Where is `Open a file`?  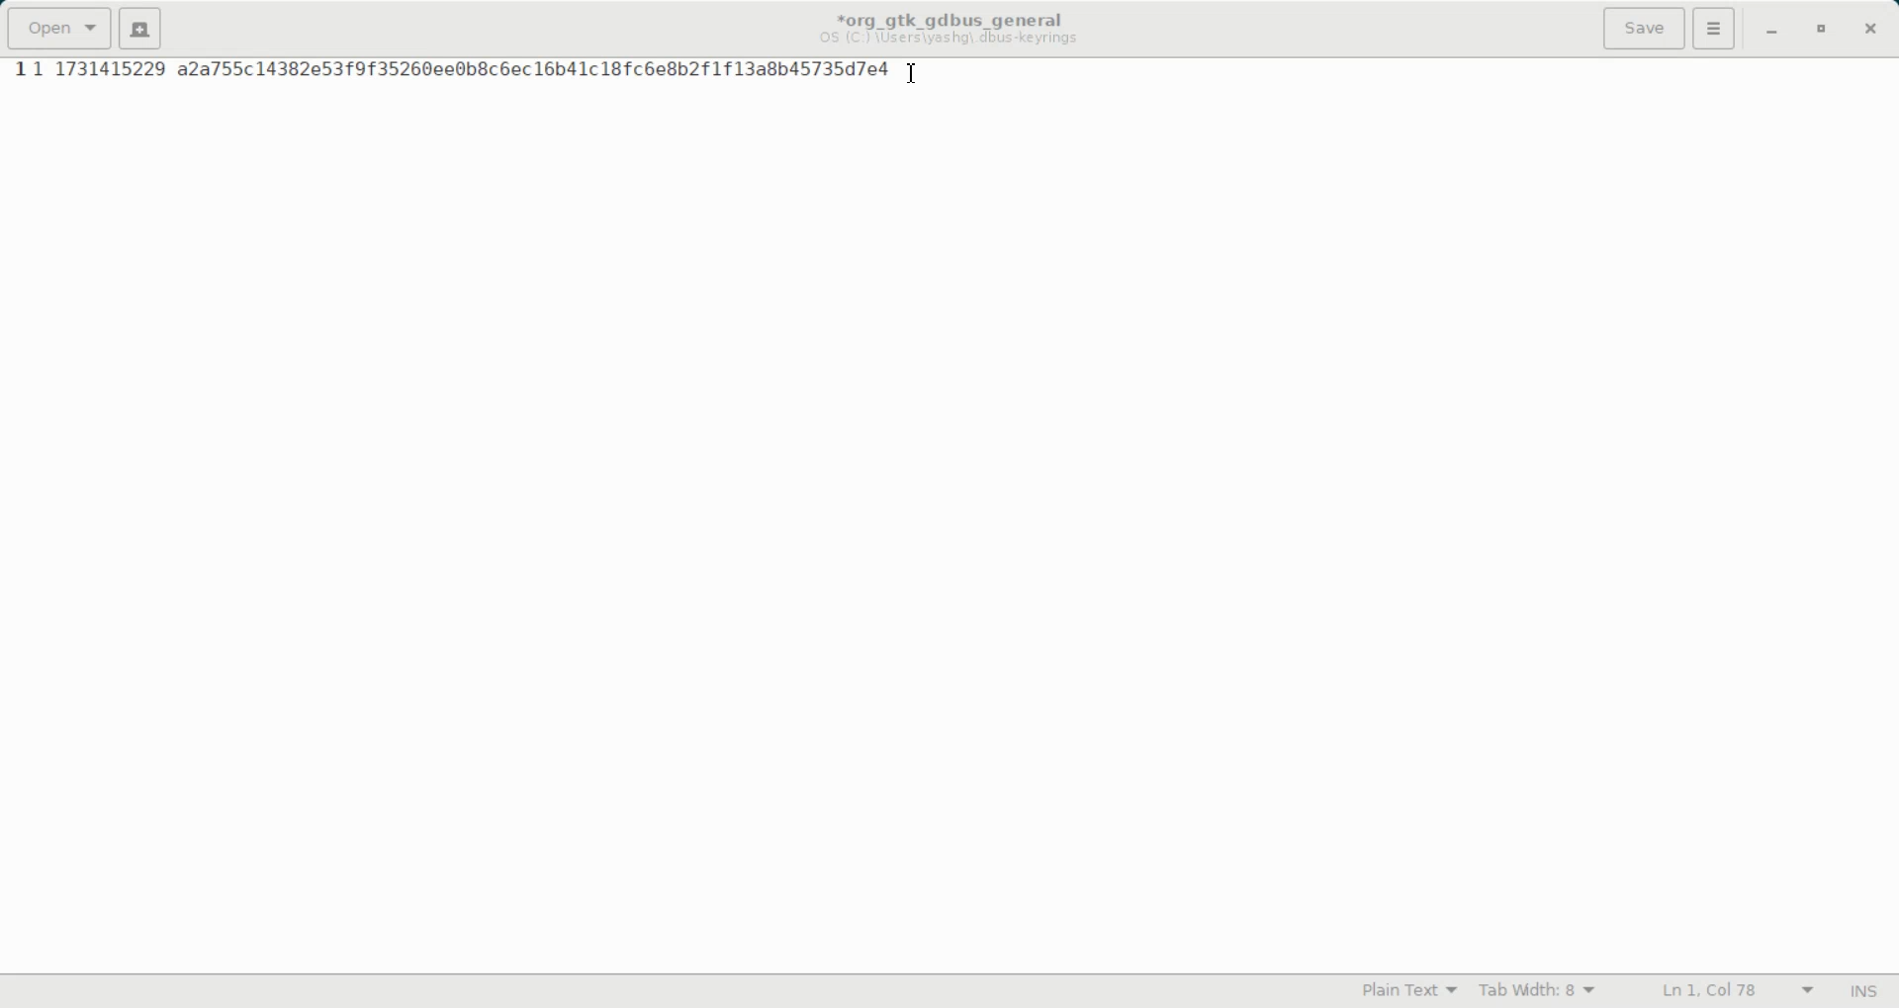 Open a file is located at coordinates (57, 28).